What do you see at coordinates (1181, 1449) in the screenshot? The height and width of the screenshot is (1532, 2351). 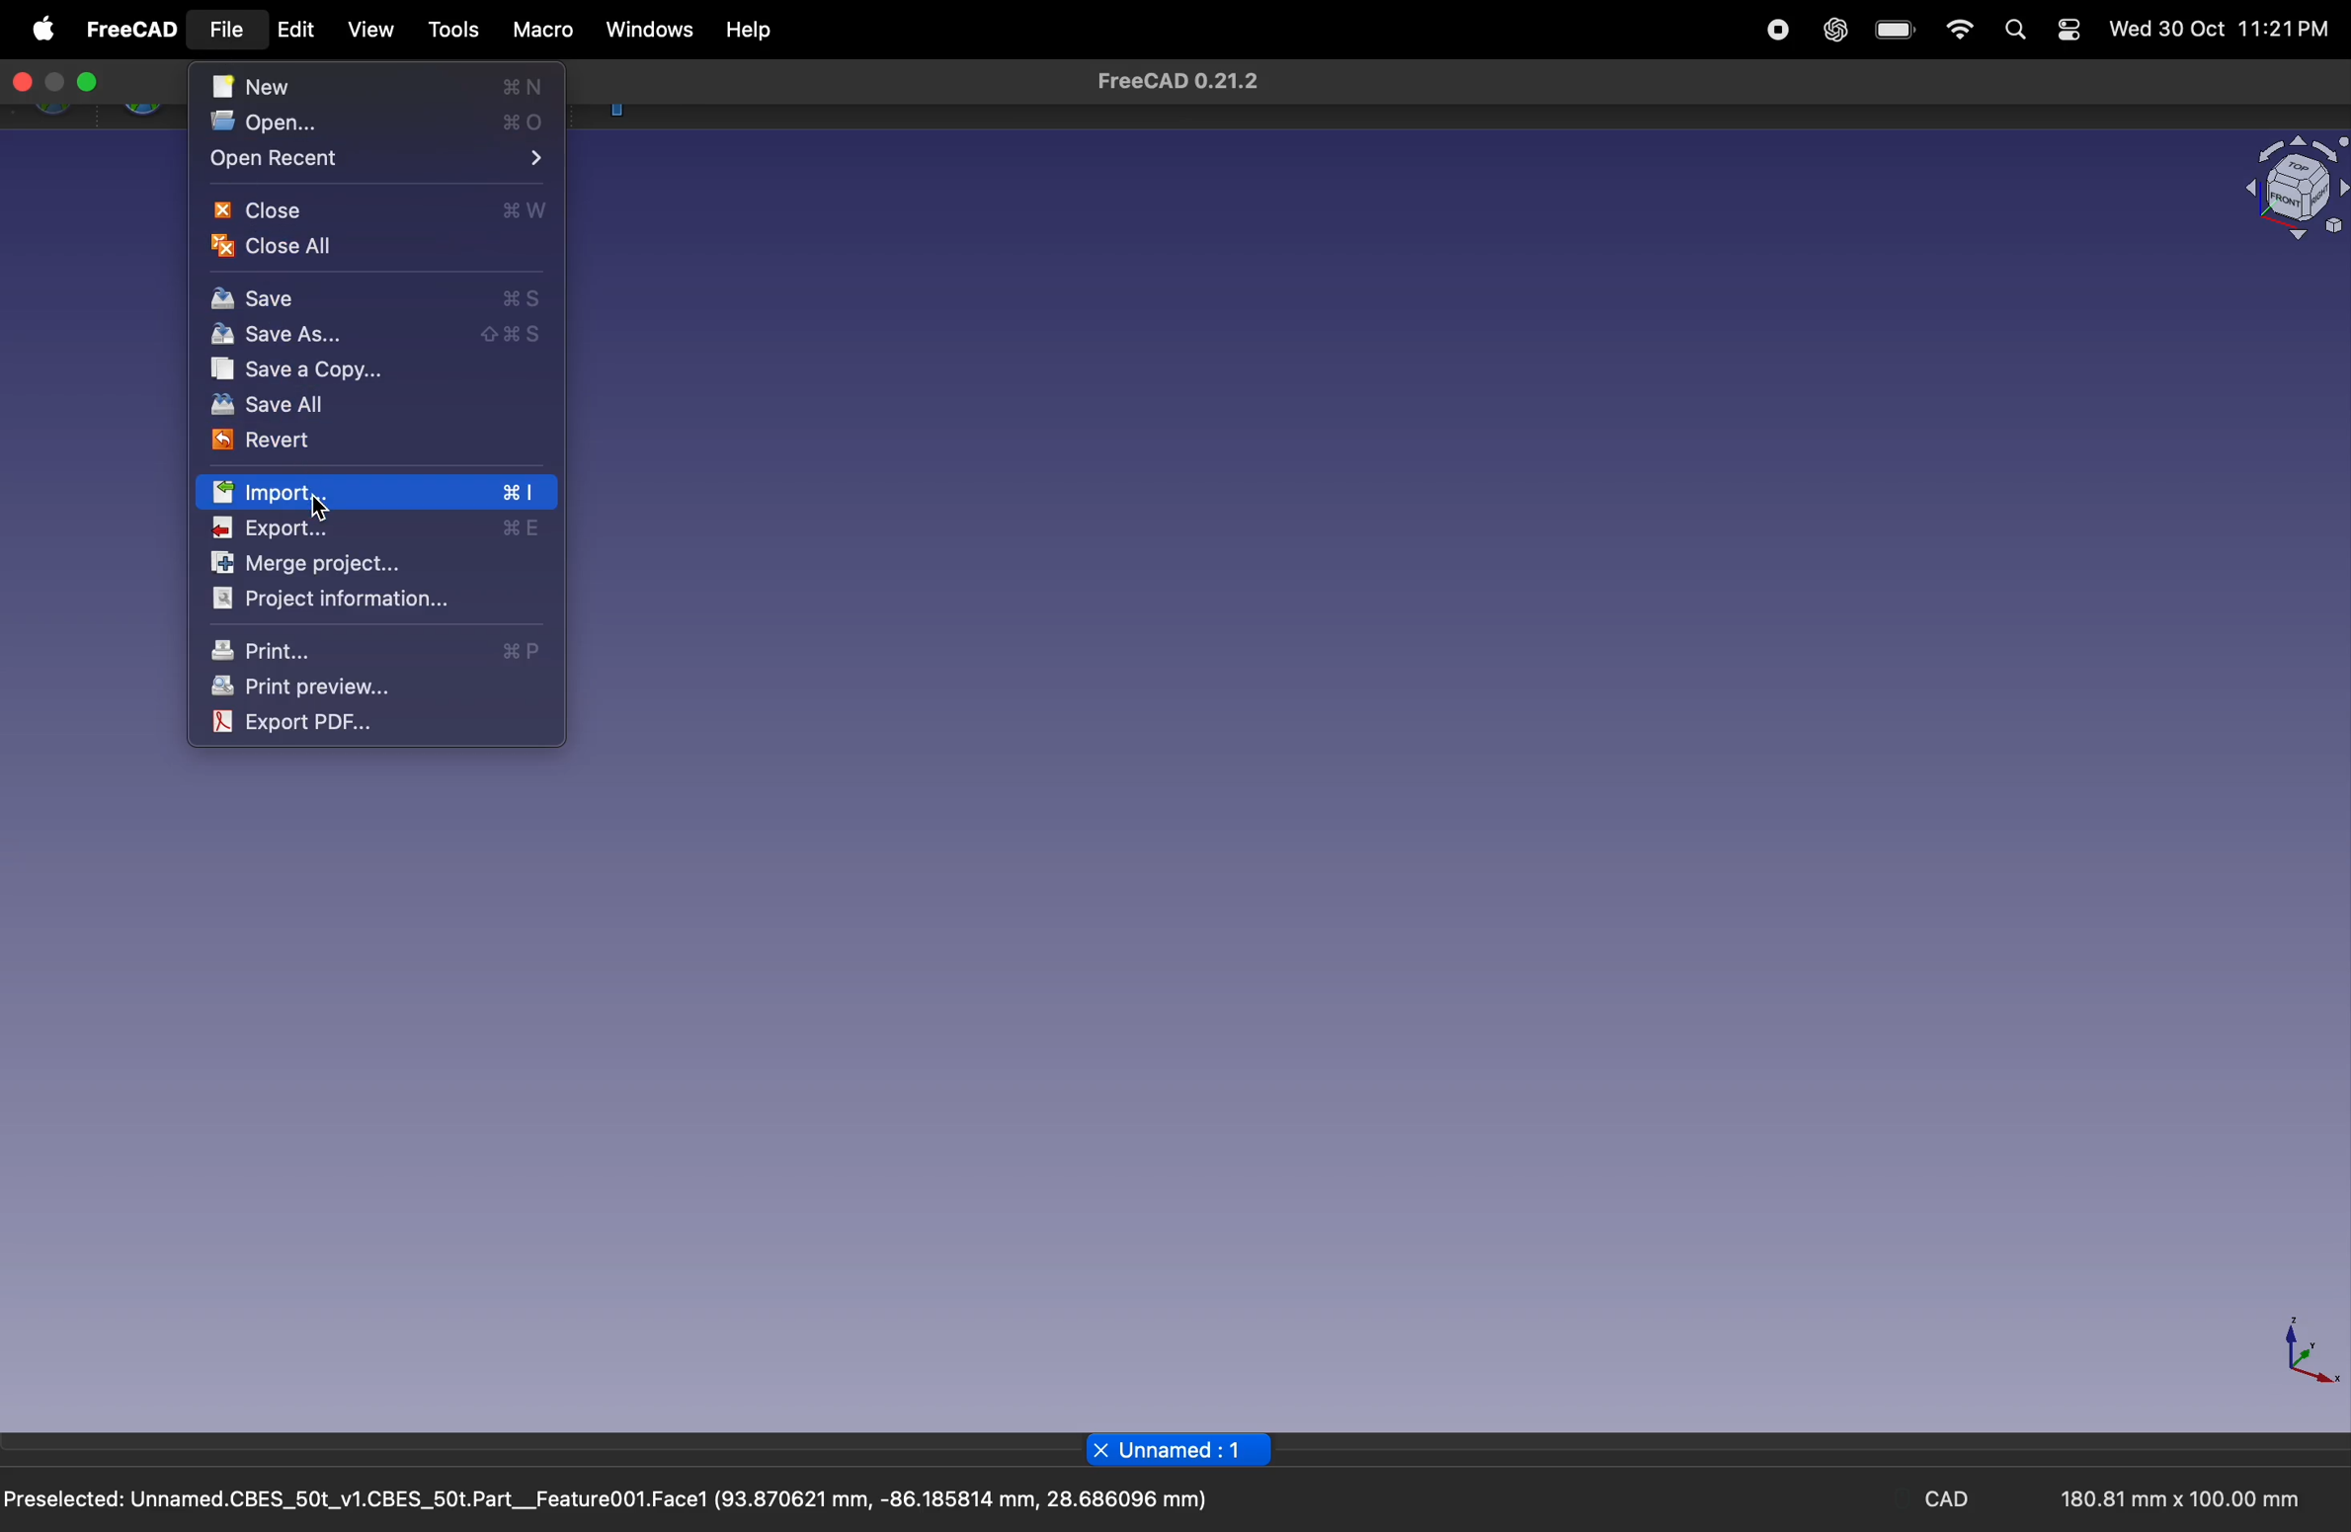 I see `page title` at bounding box center [1181, 1449].